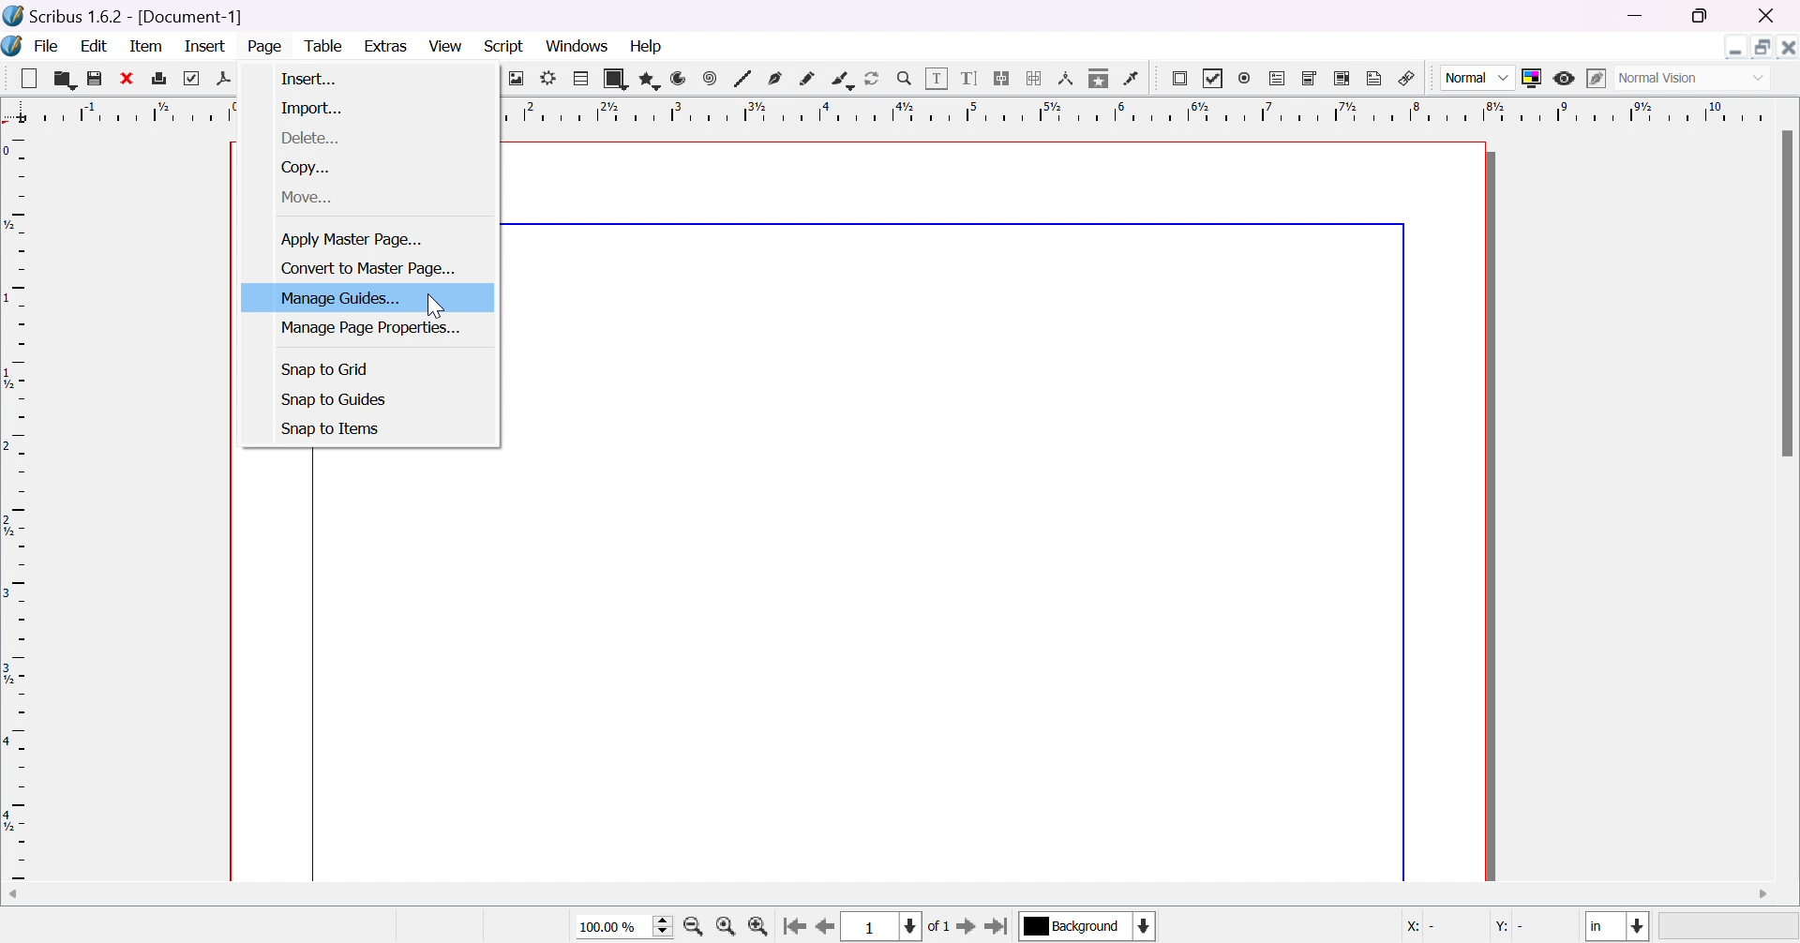 Image resolution: width=1800 pixels, height=943 pixels. I want to click on PDF radio button, so click(1246, 79).